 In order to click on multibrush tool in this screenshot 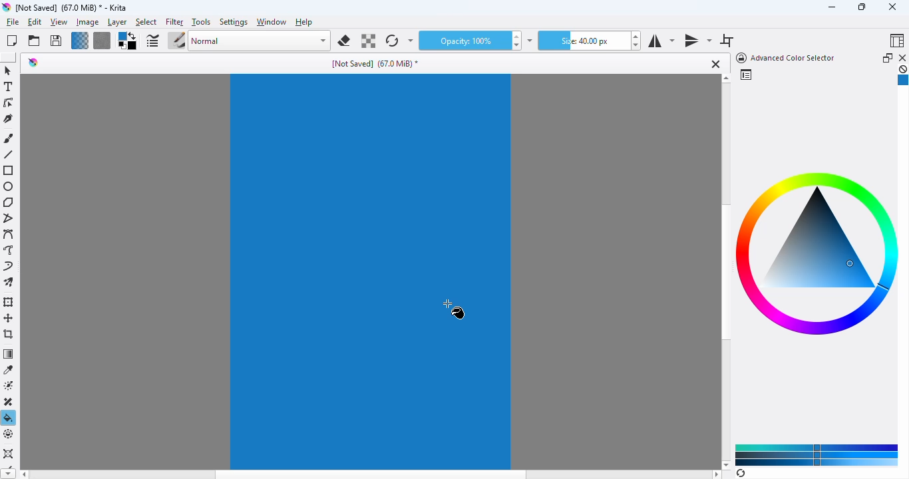, I will do `click(9, 282)`.